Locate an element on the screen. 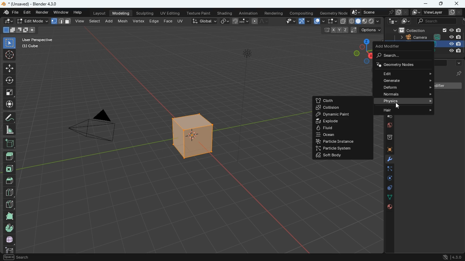 This screenshot has height=261, width=465. light is located at coordinates (247, 73).